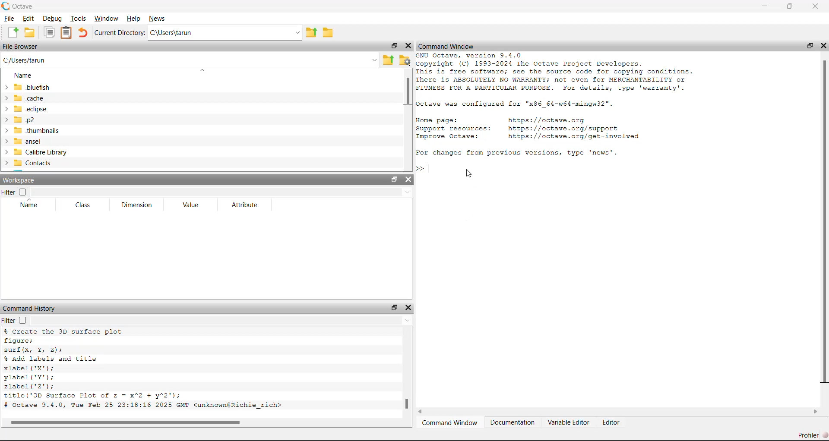 This screenshot has height=441, width=829. Describe the element at coordinates (50, 33) in the screenshot. I see `Documents` at that location.